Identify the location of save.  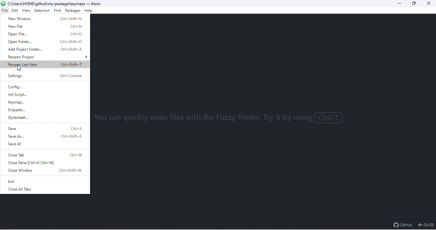
(46, 128).